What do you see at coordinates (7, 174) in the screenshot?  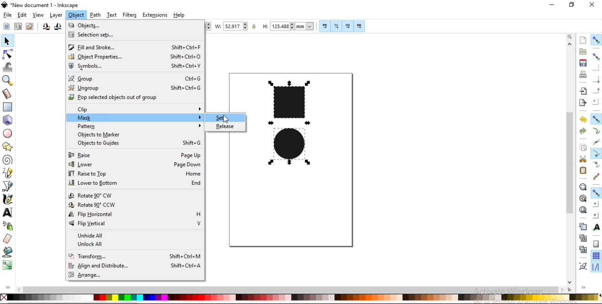 I see `draw freehand lines` at bounding box center [7, 174].